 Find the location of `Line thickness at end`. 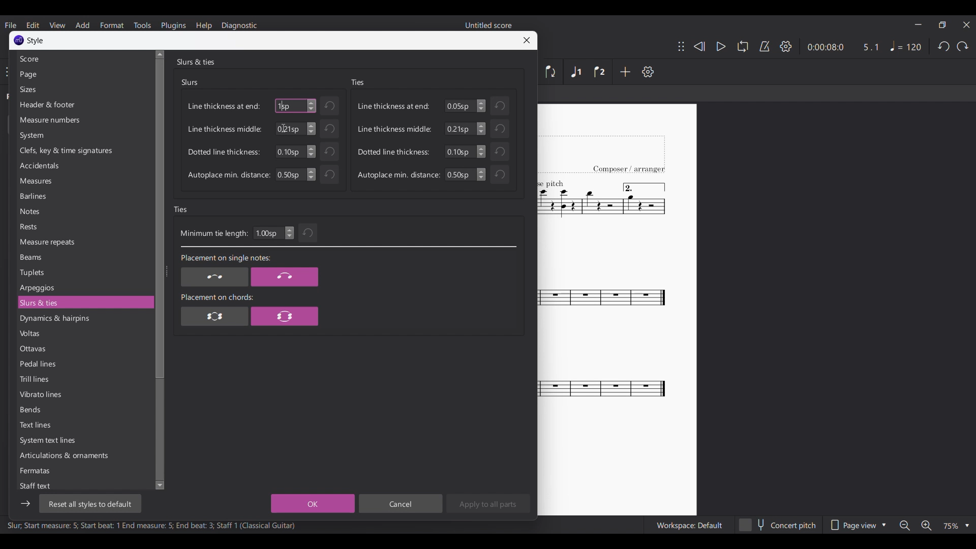

Line thickness at end is located at coordinates (224, 106).